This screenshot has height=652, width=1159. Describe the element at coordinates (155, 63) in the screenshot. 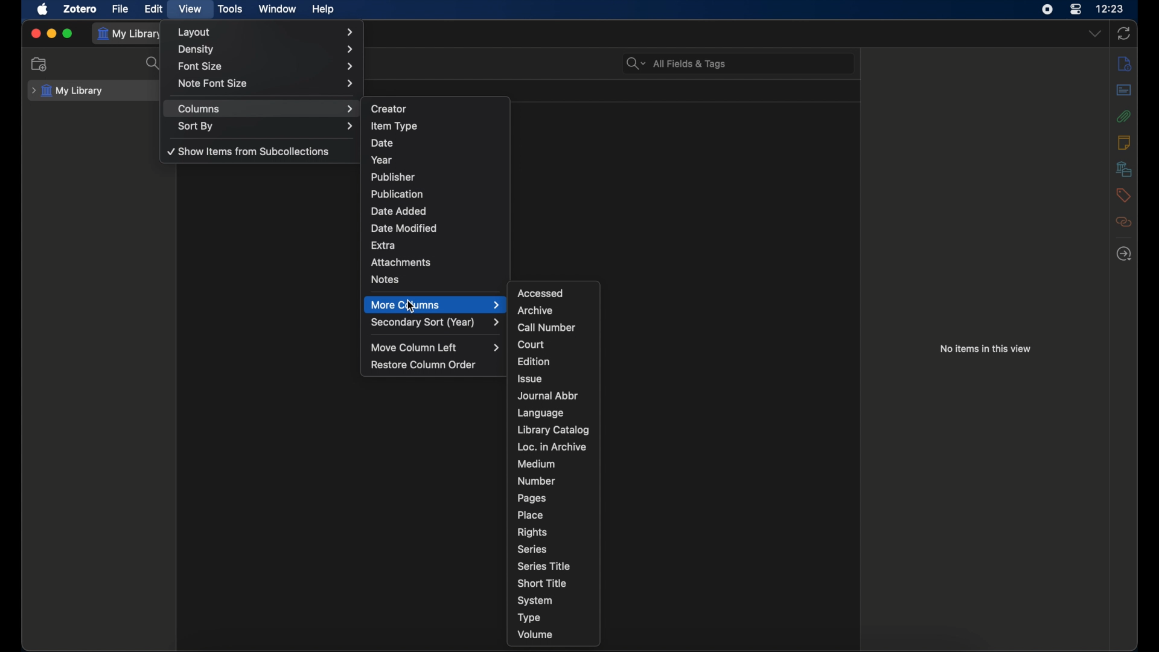

I see `search` at that location.